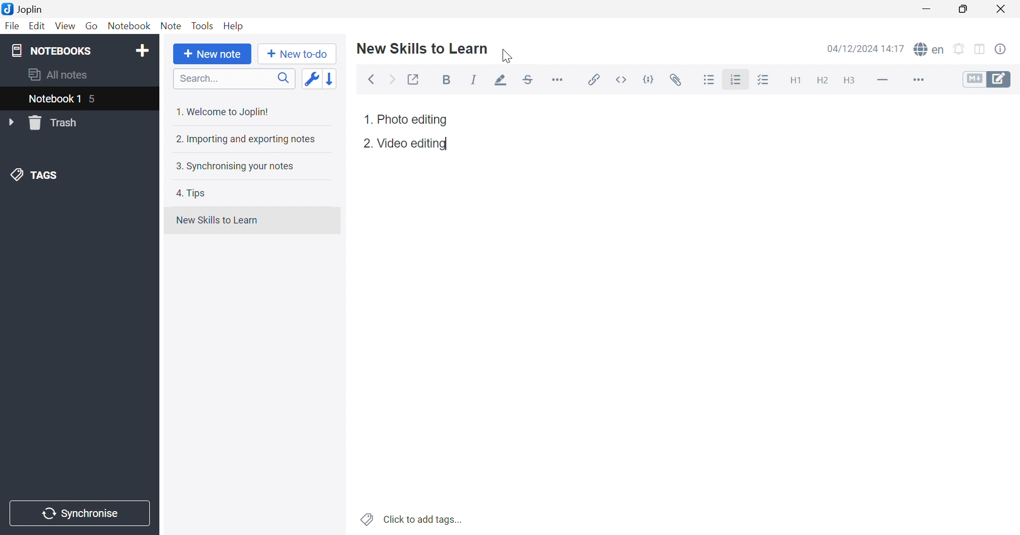 The height and width of the screenshot is (535, 1020). What do you see at coordinates (1000, 49) in the screenshot?
I see `Note properties` at bounding box center [1000, 49].